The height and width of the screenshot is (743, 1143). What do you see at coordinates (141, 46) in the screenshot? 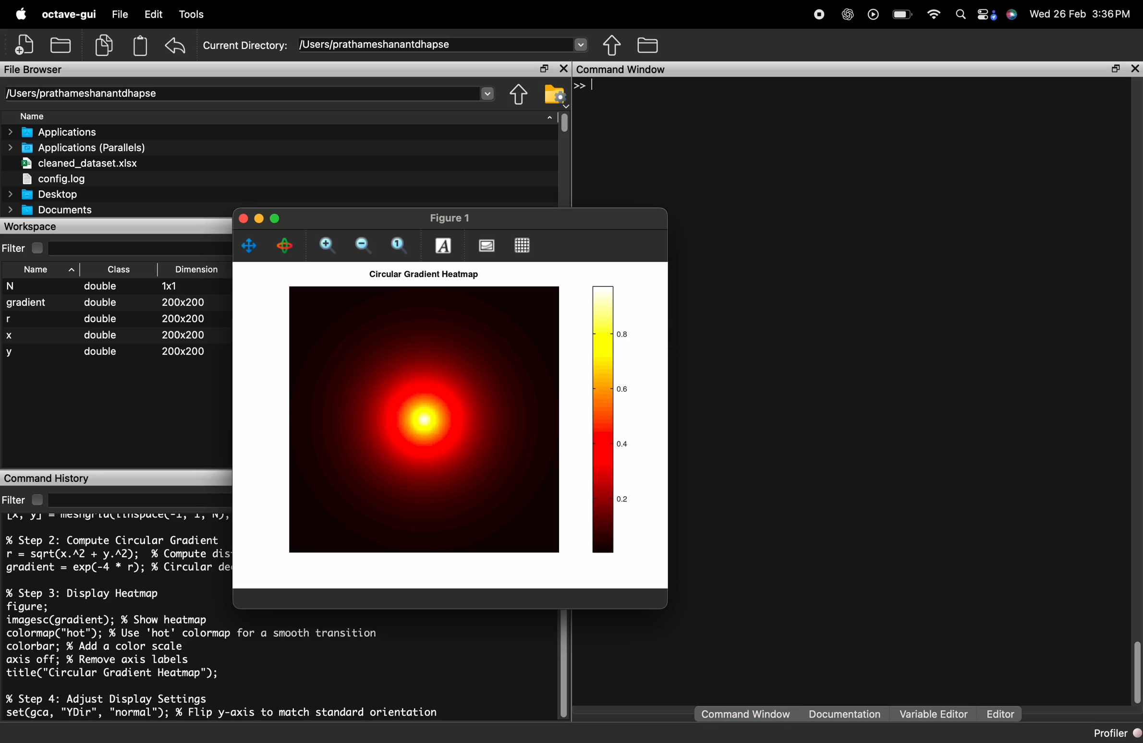
I see `paste` at bounding box center [141, 46].